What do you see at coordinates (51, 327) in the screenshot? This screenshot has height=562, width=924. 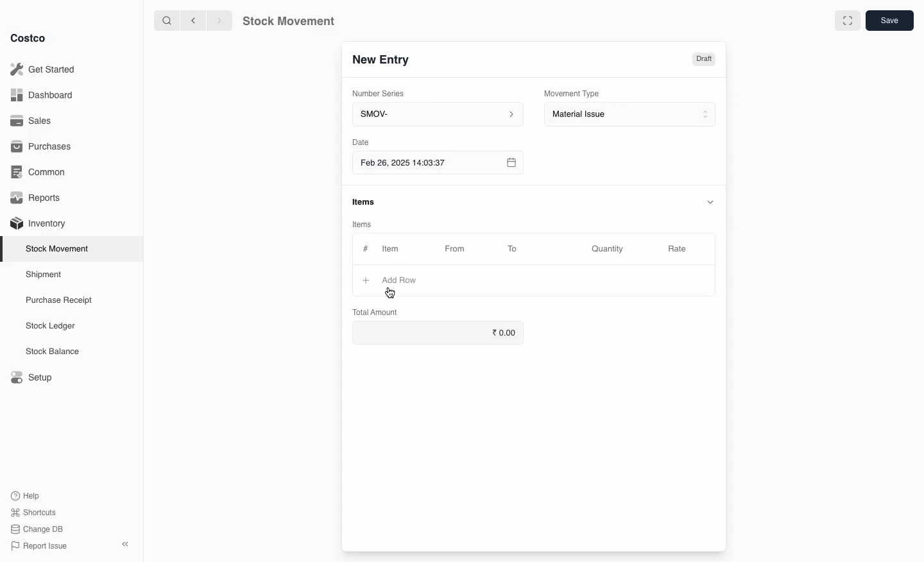 I see `Stock Ledger` at bounding box center [51, 327].